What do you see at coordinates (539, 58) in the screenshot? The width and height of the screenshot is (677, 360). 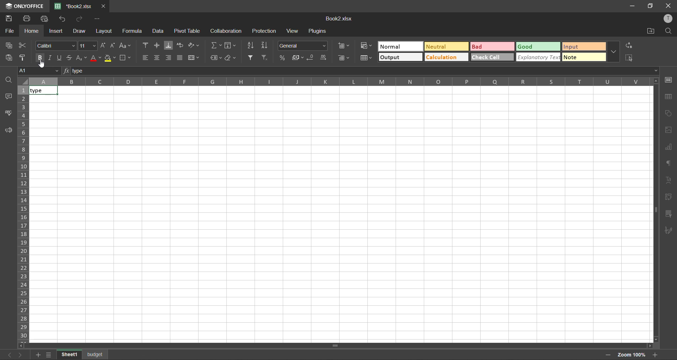 I see `explanatory text` at bounding box center [539, 58].